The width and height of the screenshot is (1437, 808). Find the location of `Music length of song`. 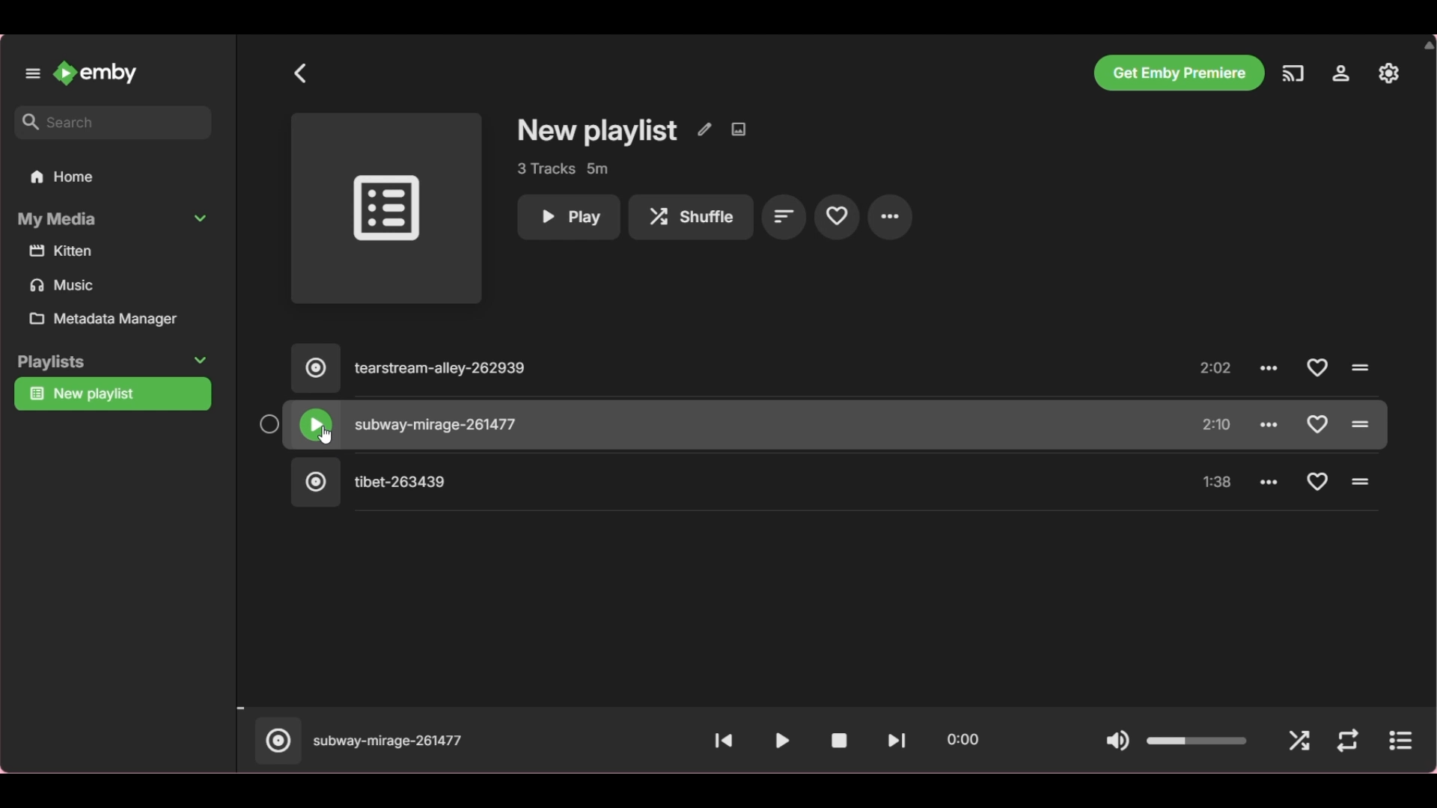

Music length of song is located at coordinates (1218, 425).